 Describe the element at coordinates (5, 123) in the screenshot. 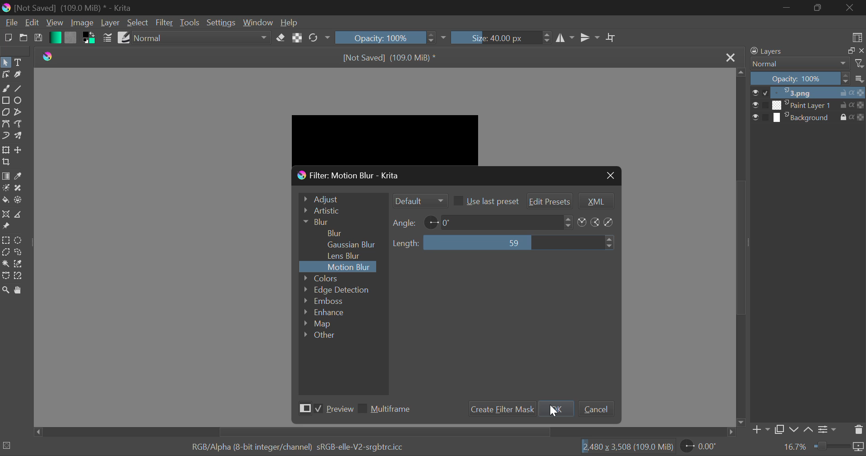

I see `Bezier Curve` at that location.